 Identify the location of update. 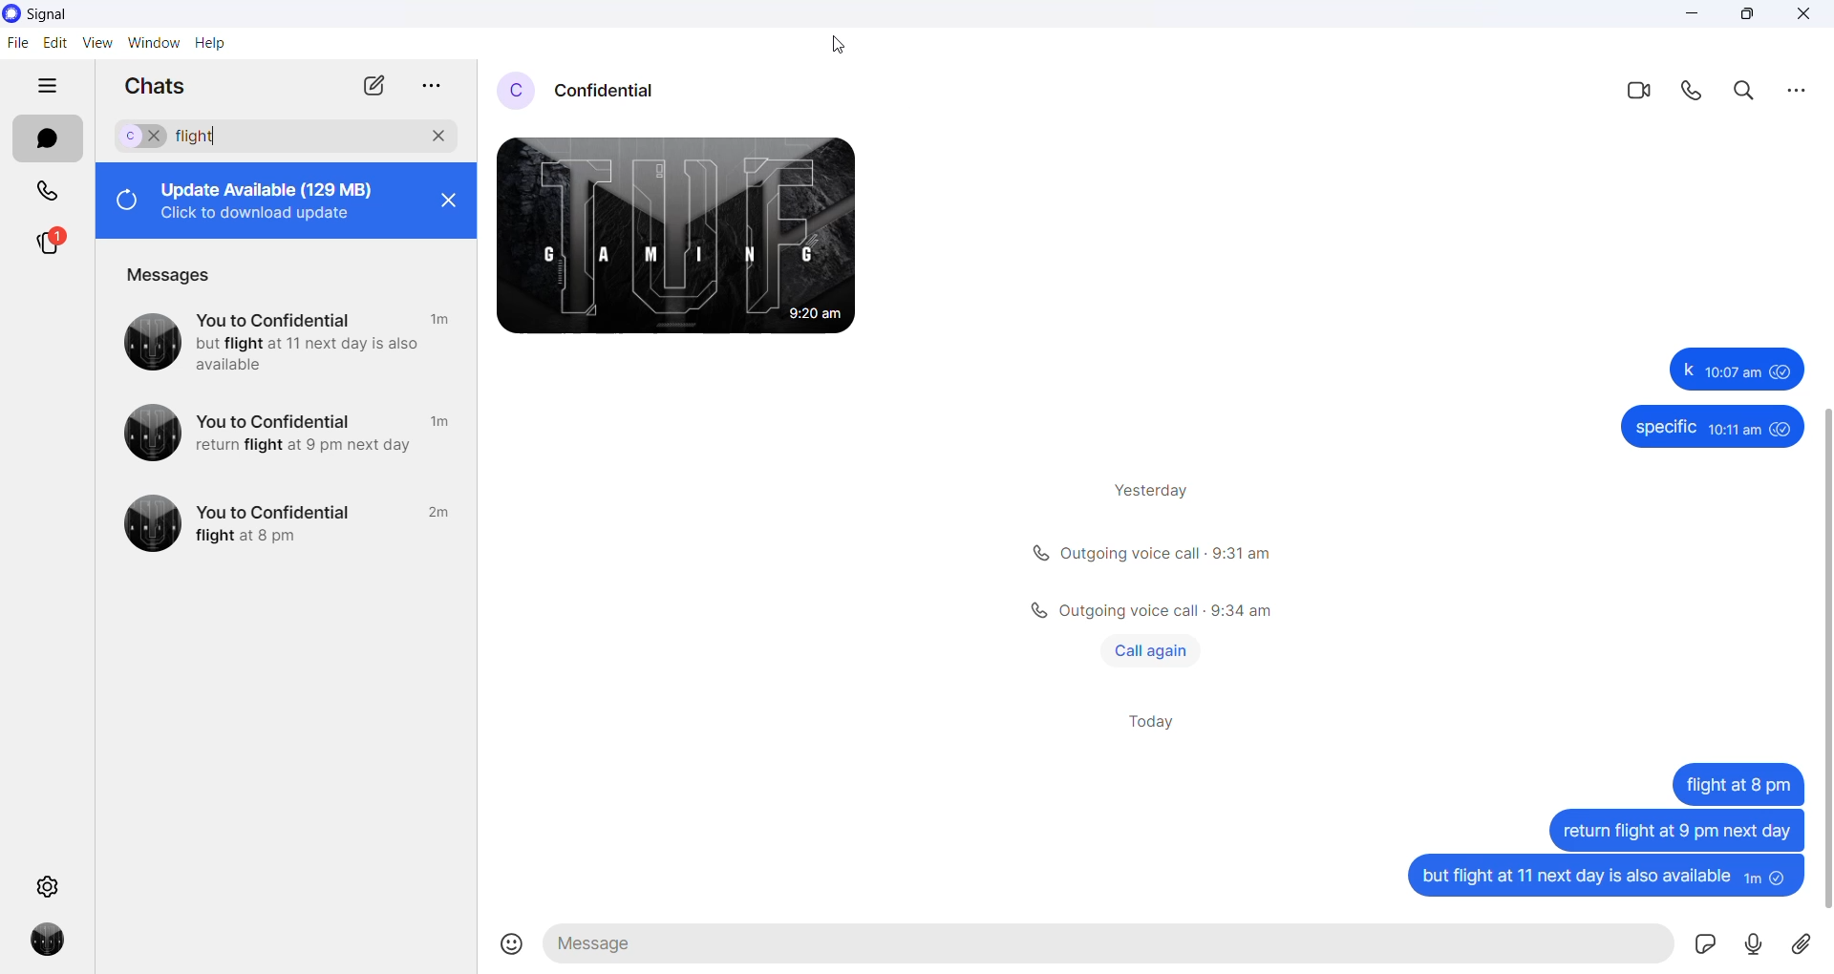
(277, 199).